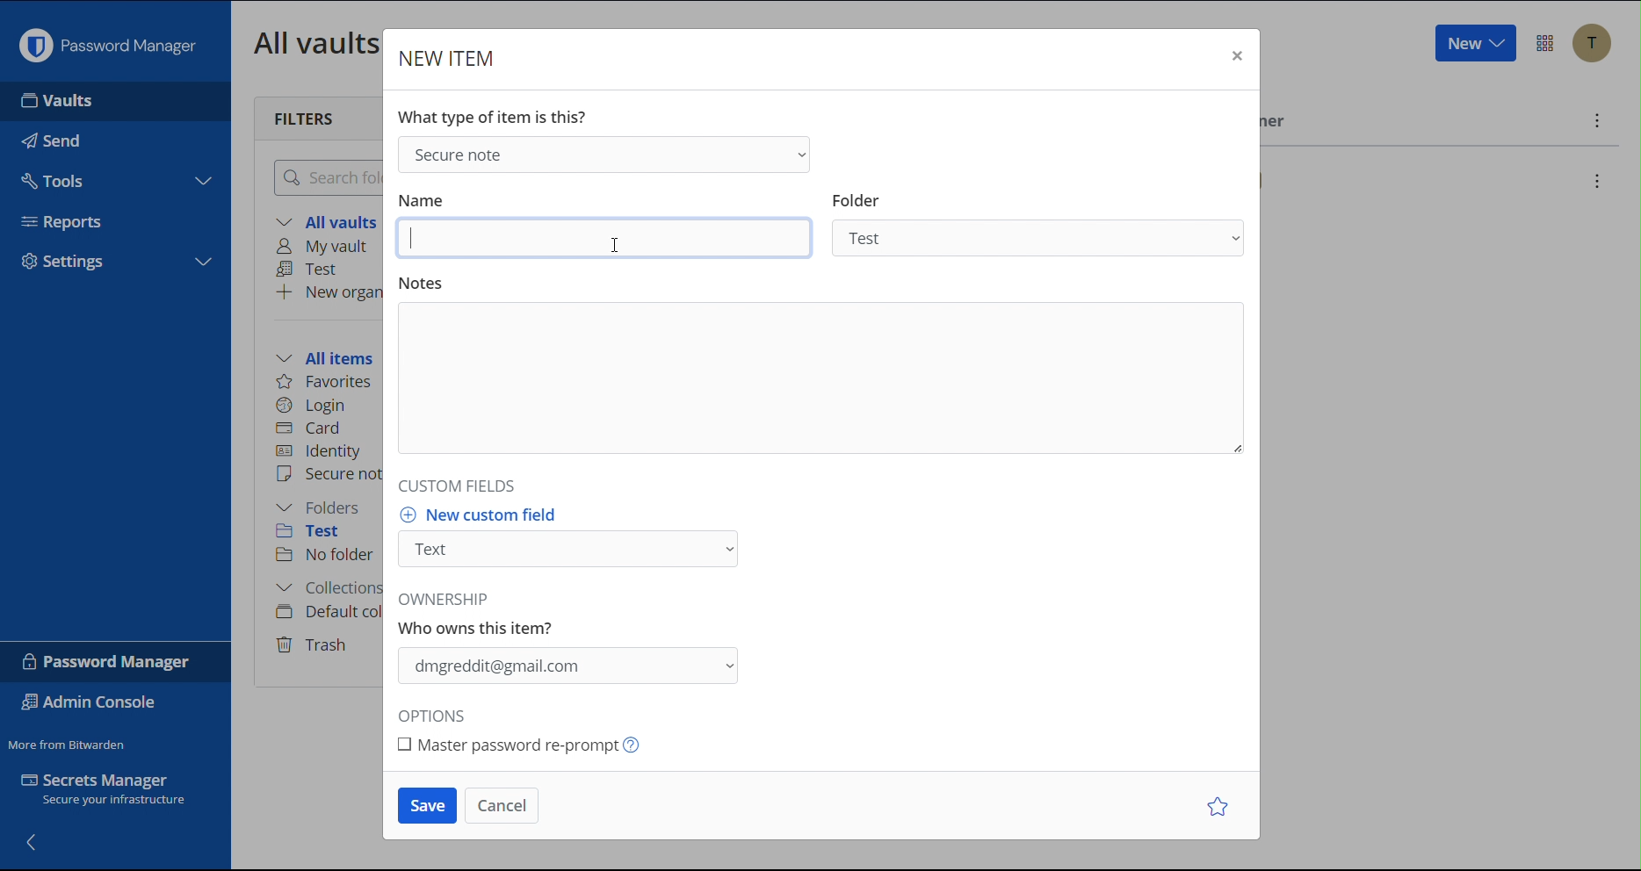 The height and width of the screenshot is (871, 1641). Describe the element at coordinates (437, 716) in the screenshot. I see `Options` at that location.